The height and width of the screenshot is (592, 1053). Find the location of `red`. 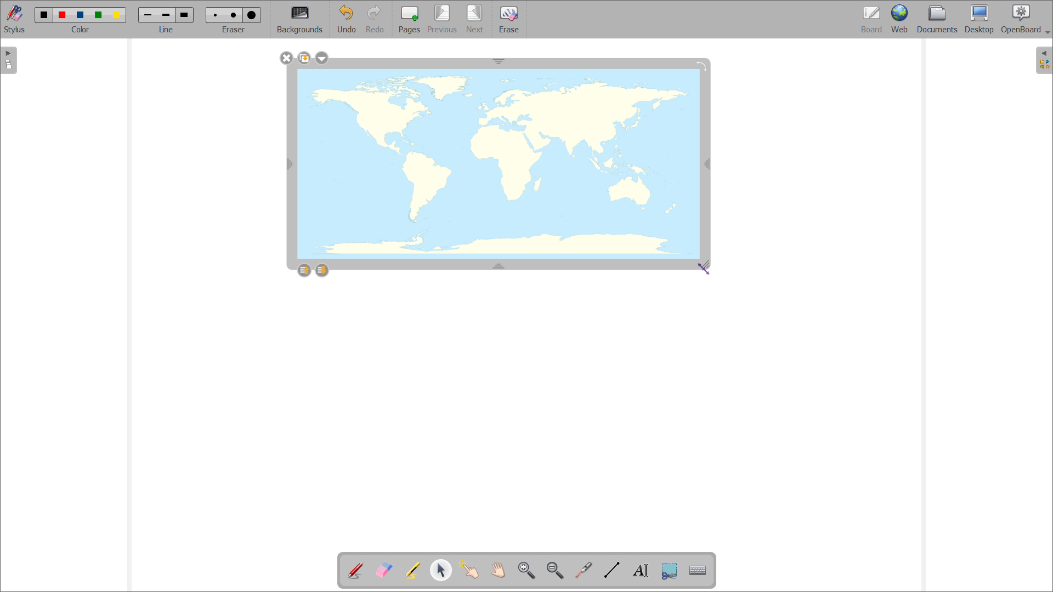

red is located at coordinates (63, 15).